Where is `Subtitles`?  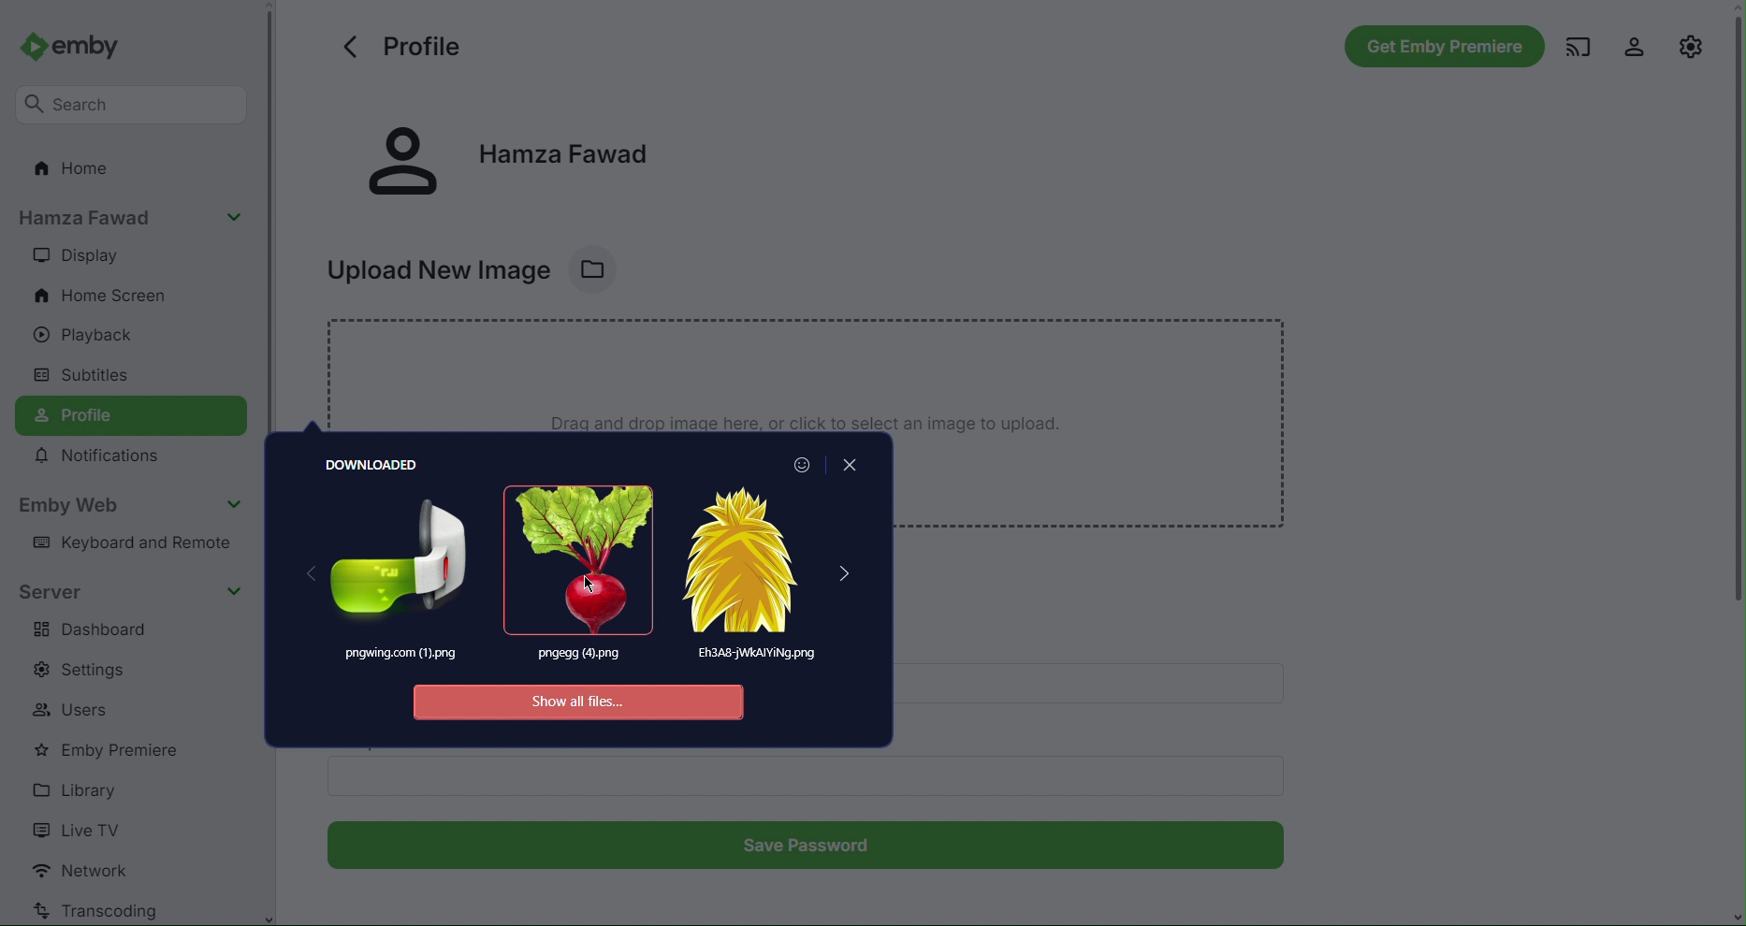 Subtitles is located at coordinates (84, 373).